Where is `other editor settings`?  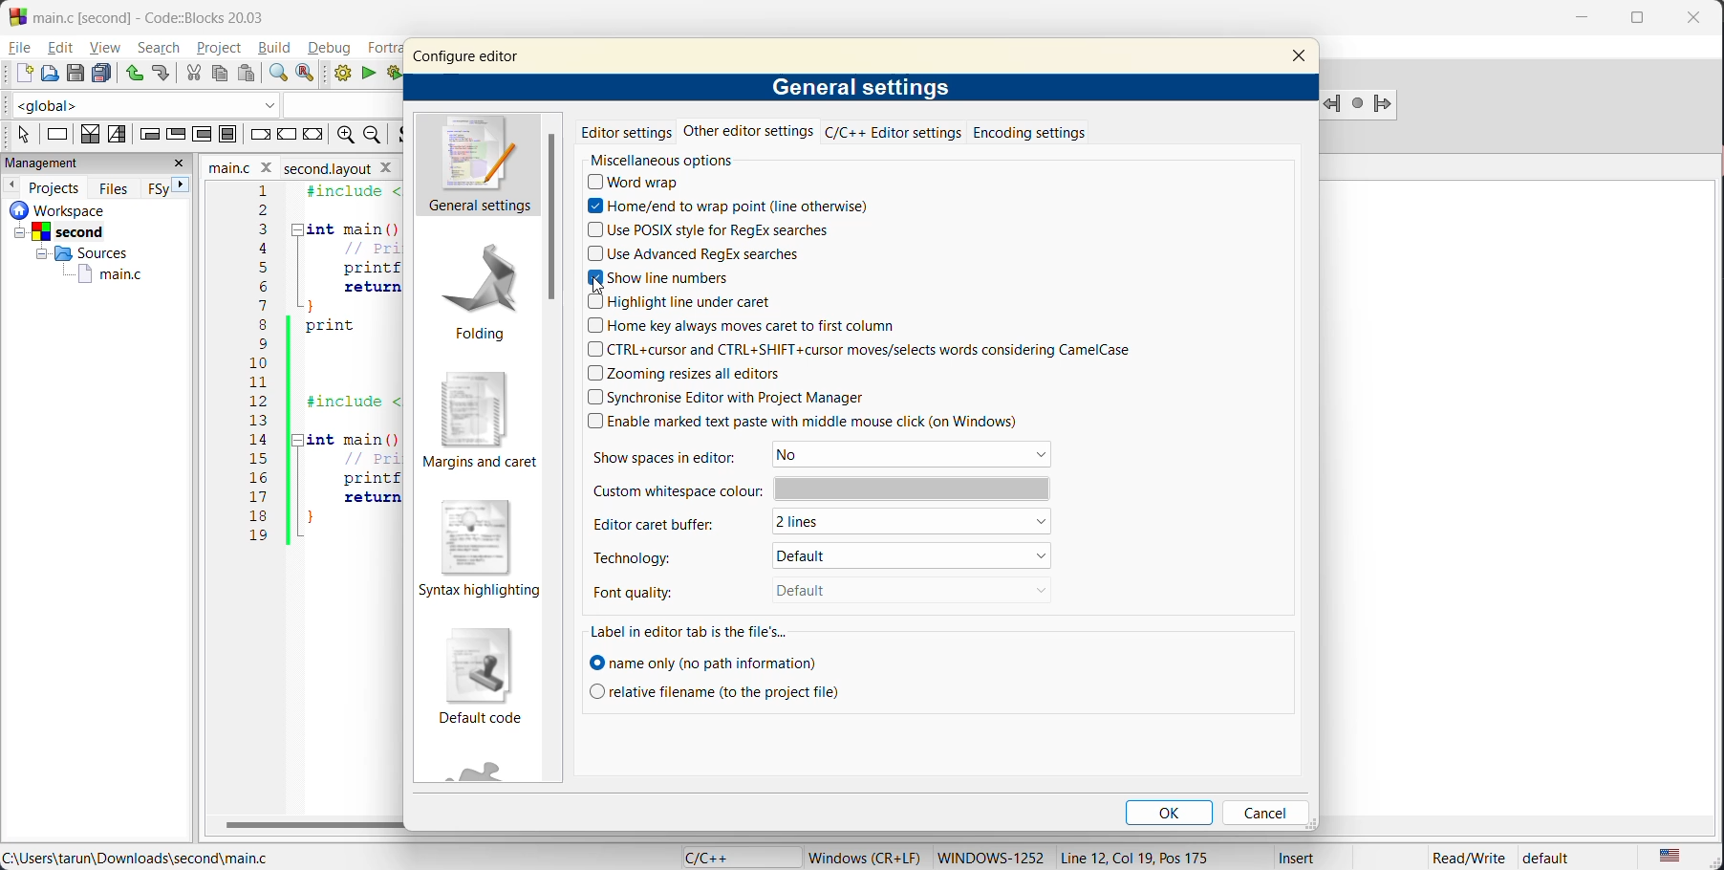
other editor settings is located at coordinates (748, 136).